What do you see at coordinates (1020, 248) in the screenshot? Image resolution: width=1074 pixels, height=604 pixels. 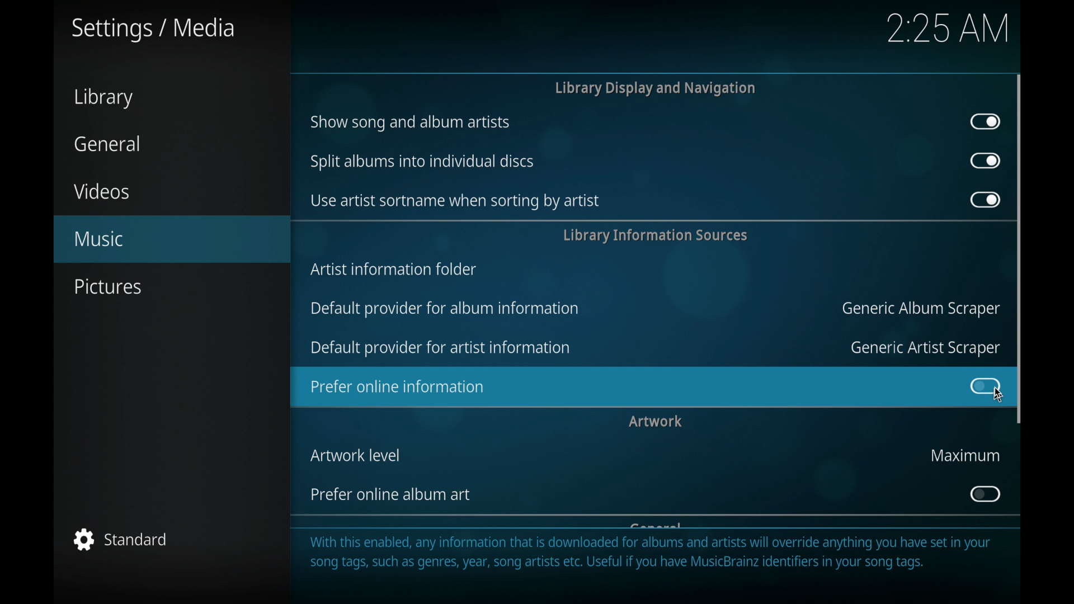 I see `scroll box` at bounding box center [1020, 248].